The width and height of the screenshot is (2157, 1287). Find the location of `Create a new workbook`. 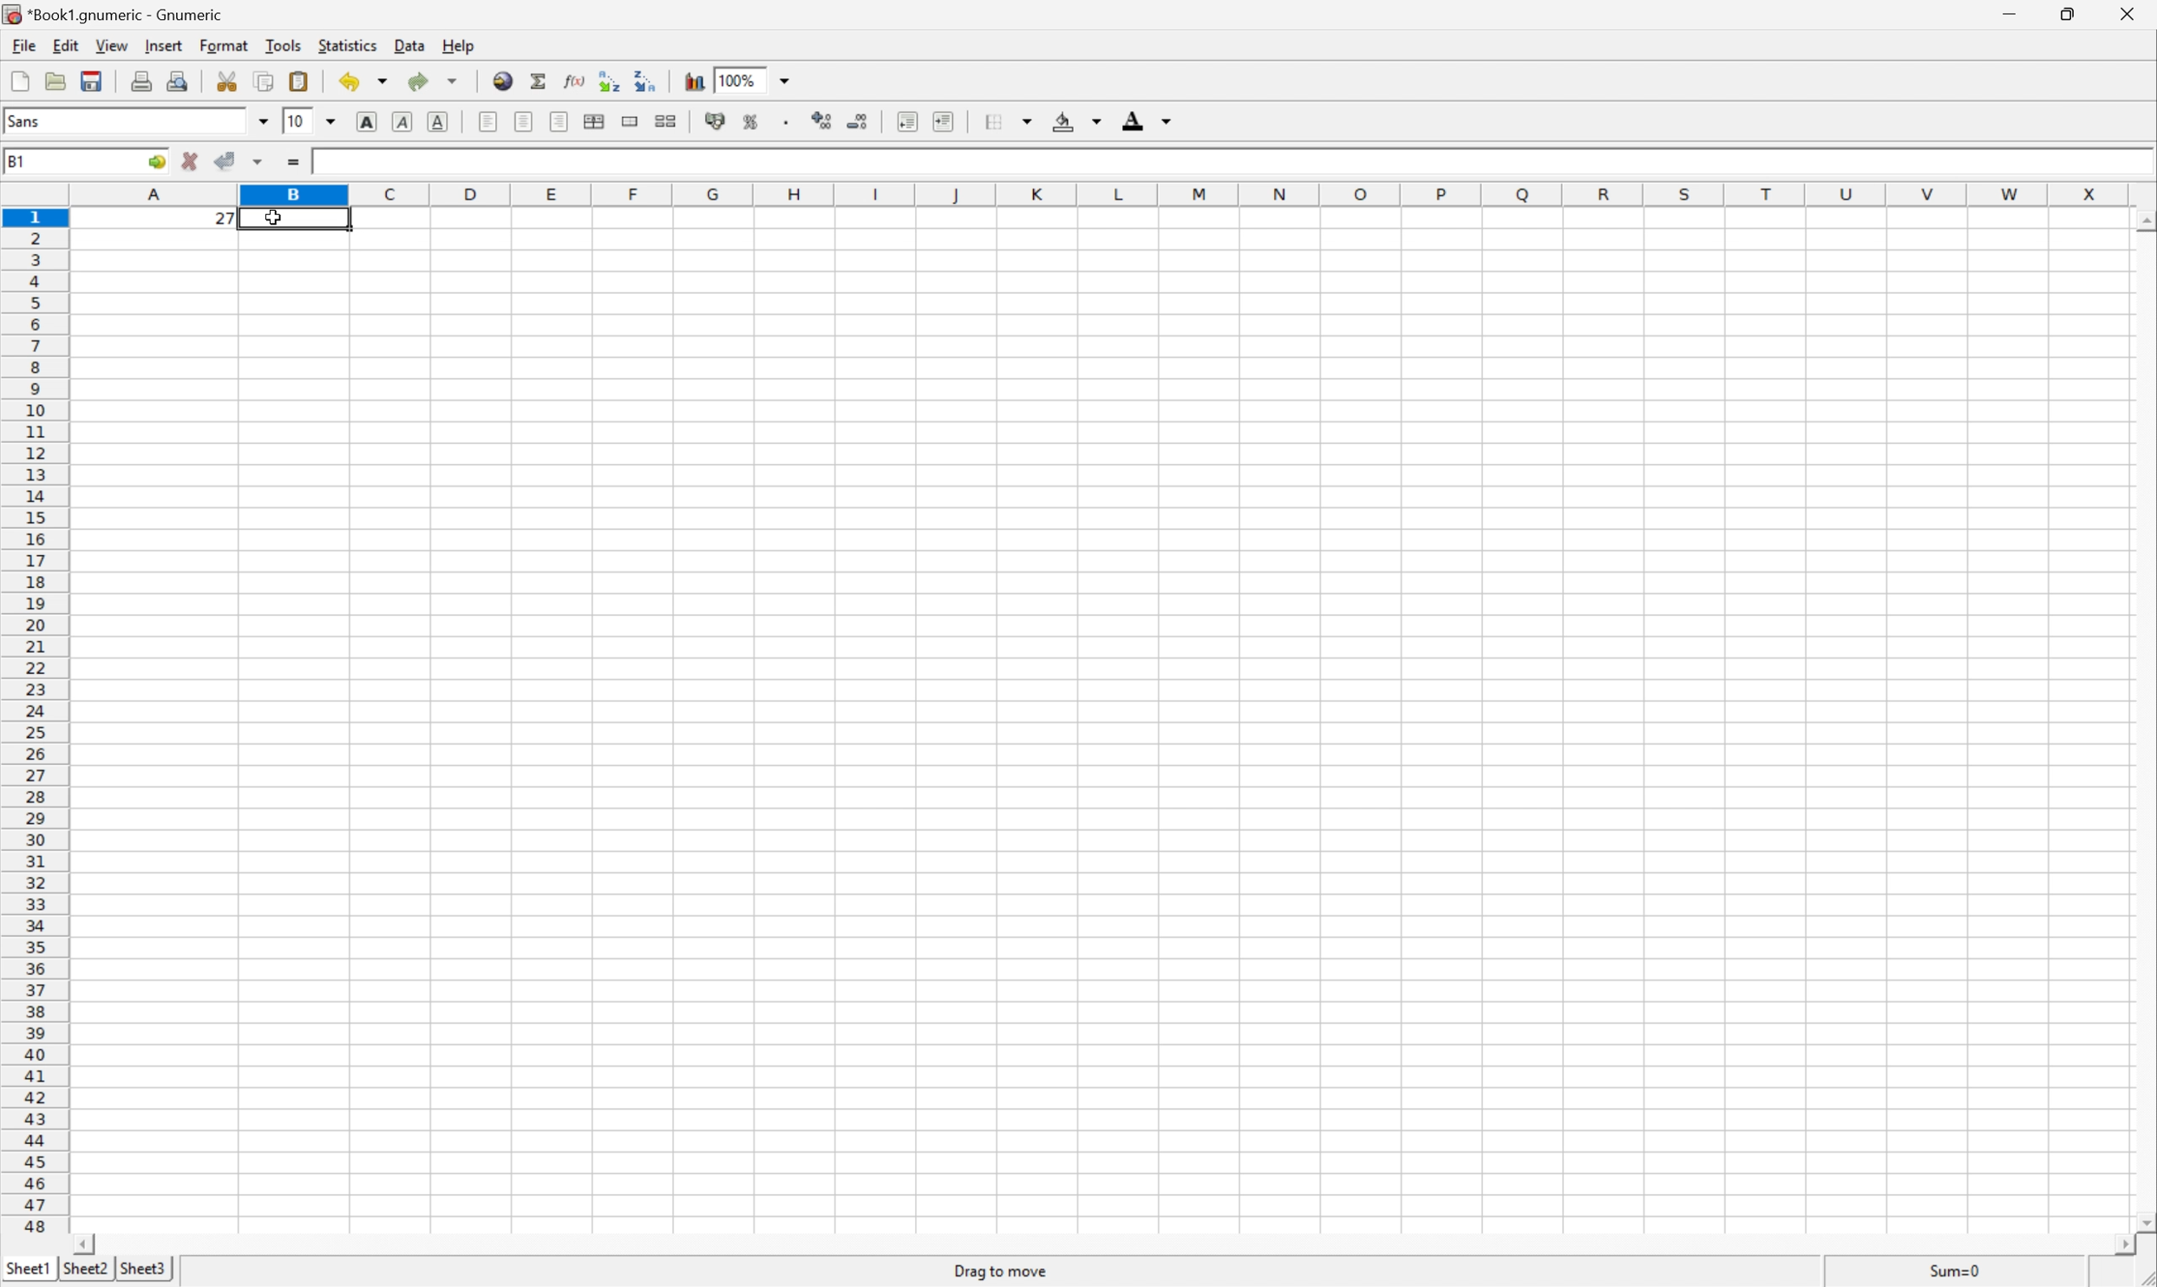

Create a new workbook is located at coordinates (19, 79).